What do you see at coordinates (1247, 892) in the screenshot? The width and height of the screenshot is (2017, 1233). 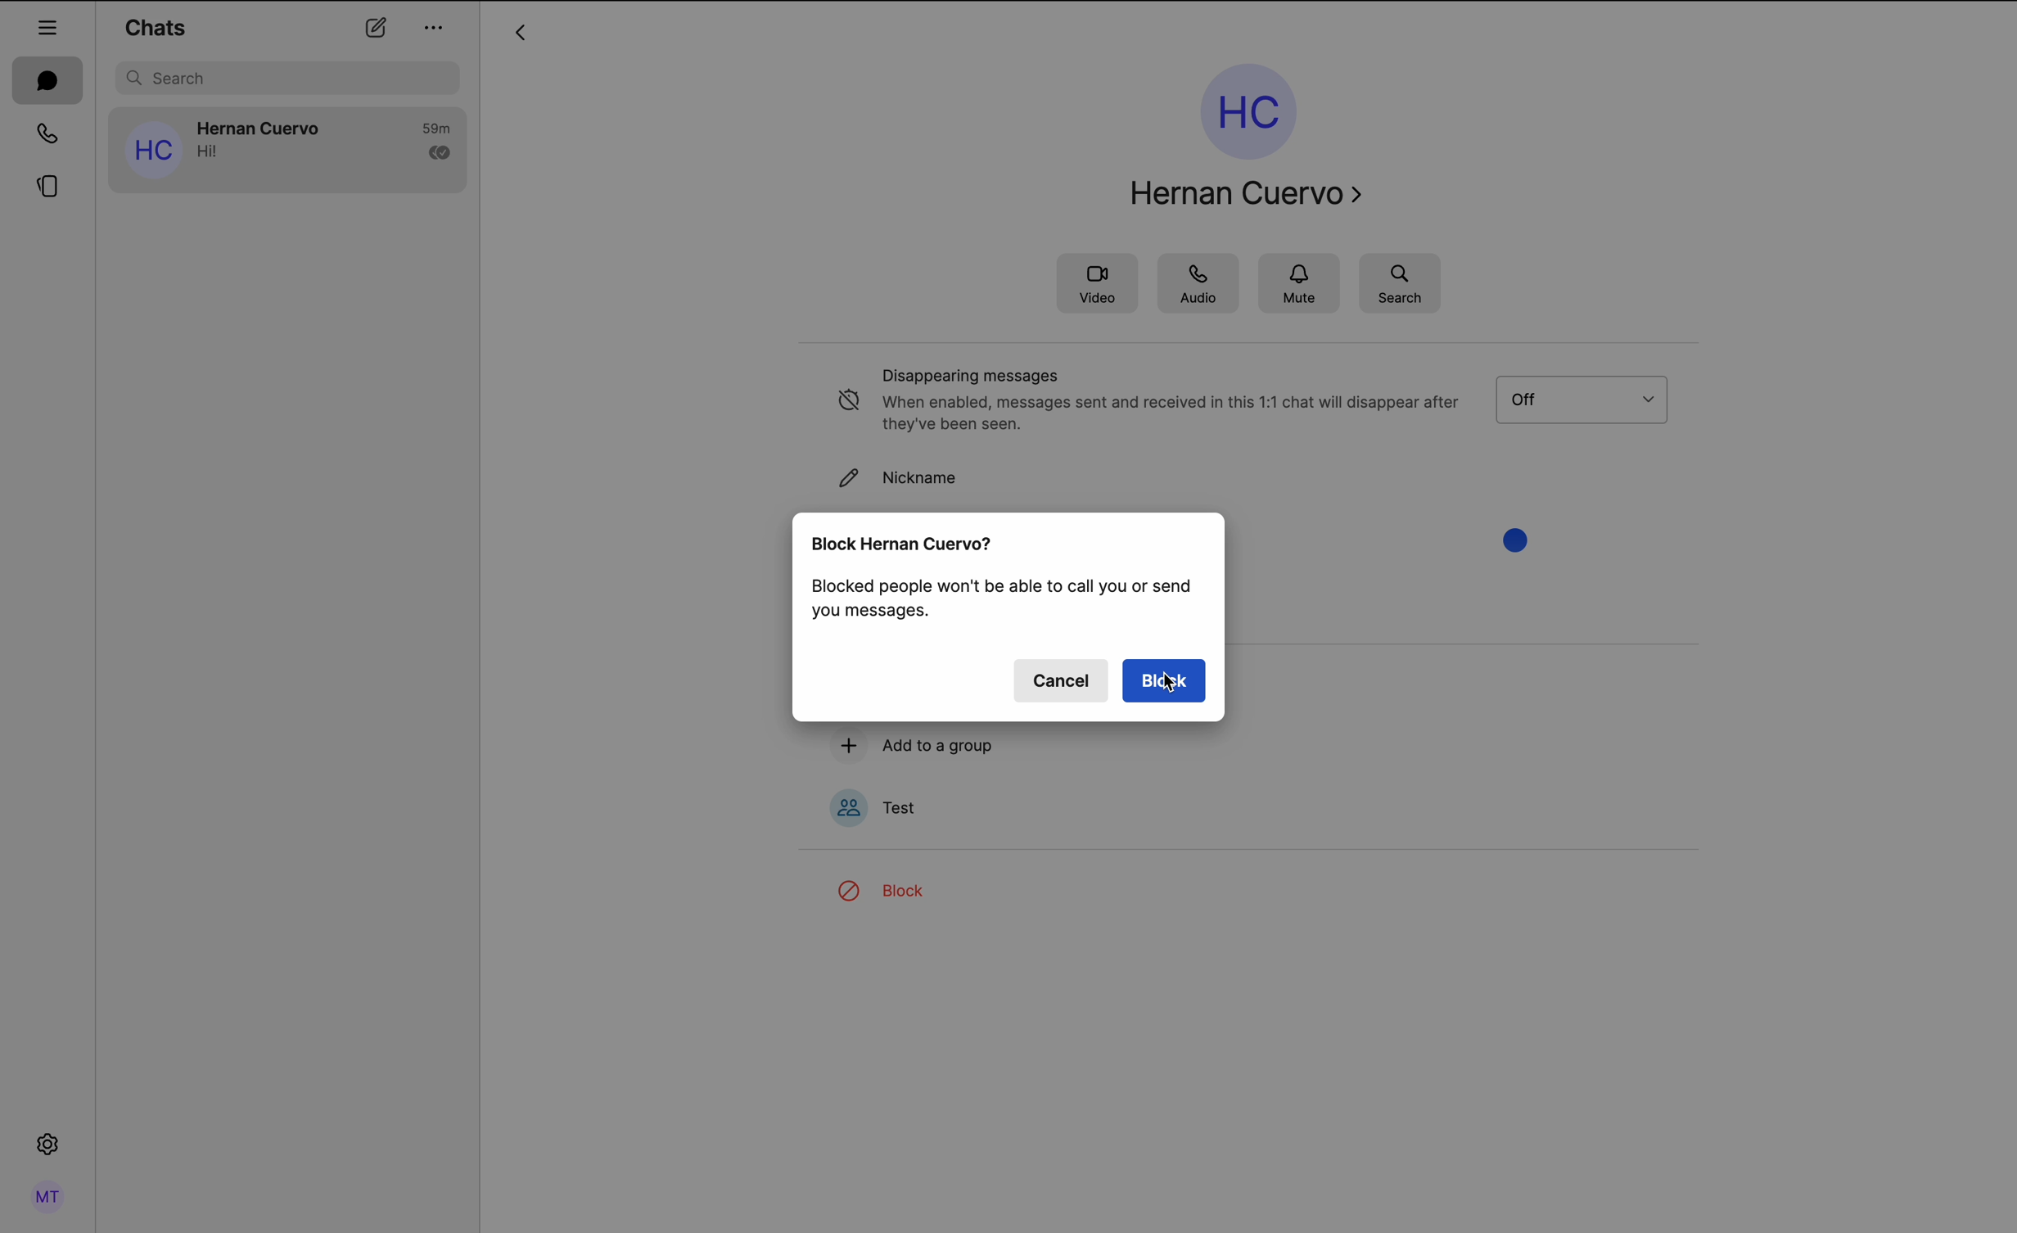 I see `cursor on block option` at bounding box center [1247, 892].